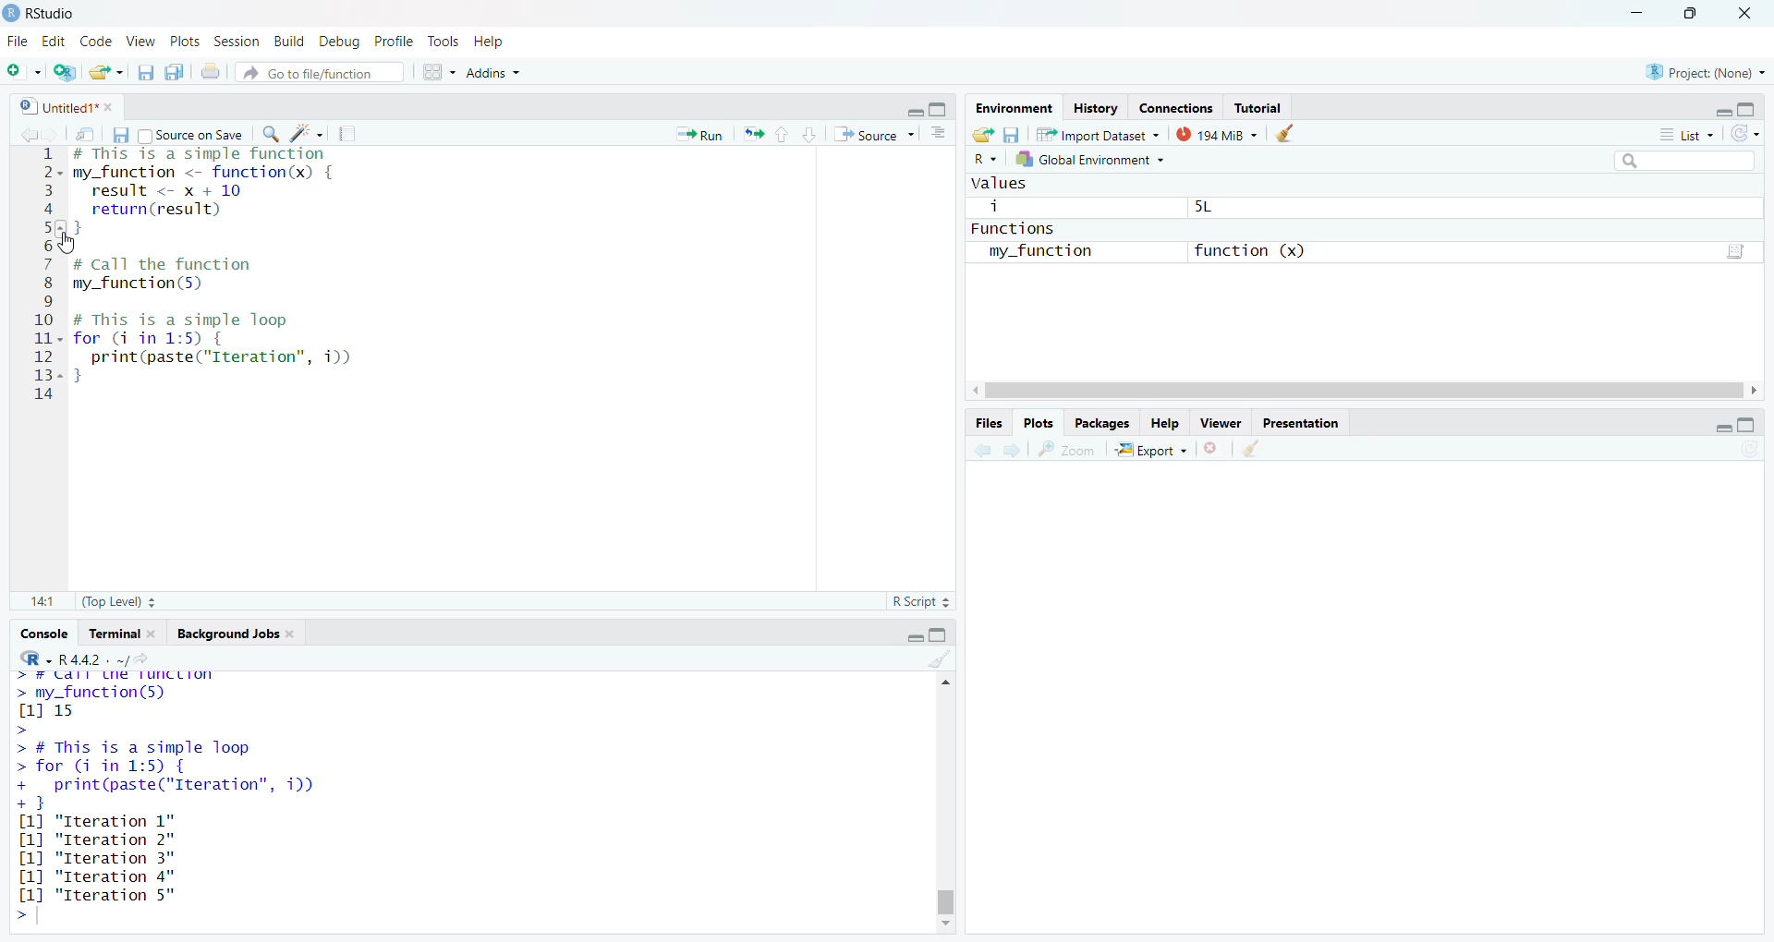  What do you see at coordinates (44, 278) in the screenshot?
I see `serial numbers` at bounding box center [44, 278].